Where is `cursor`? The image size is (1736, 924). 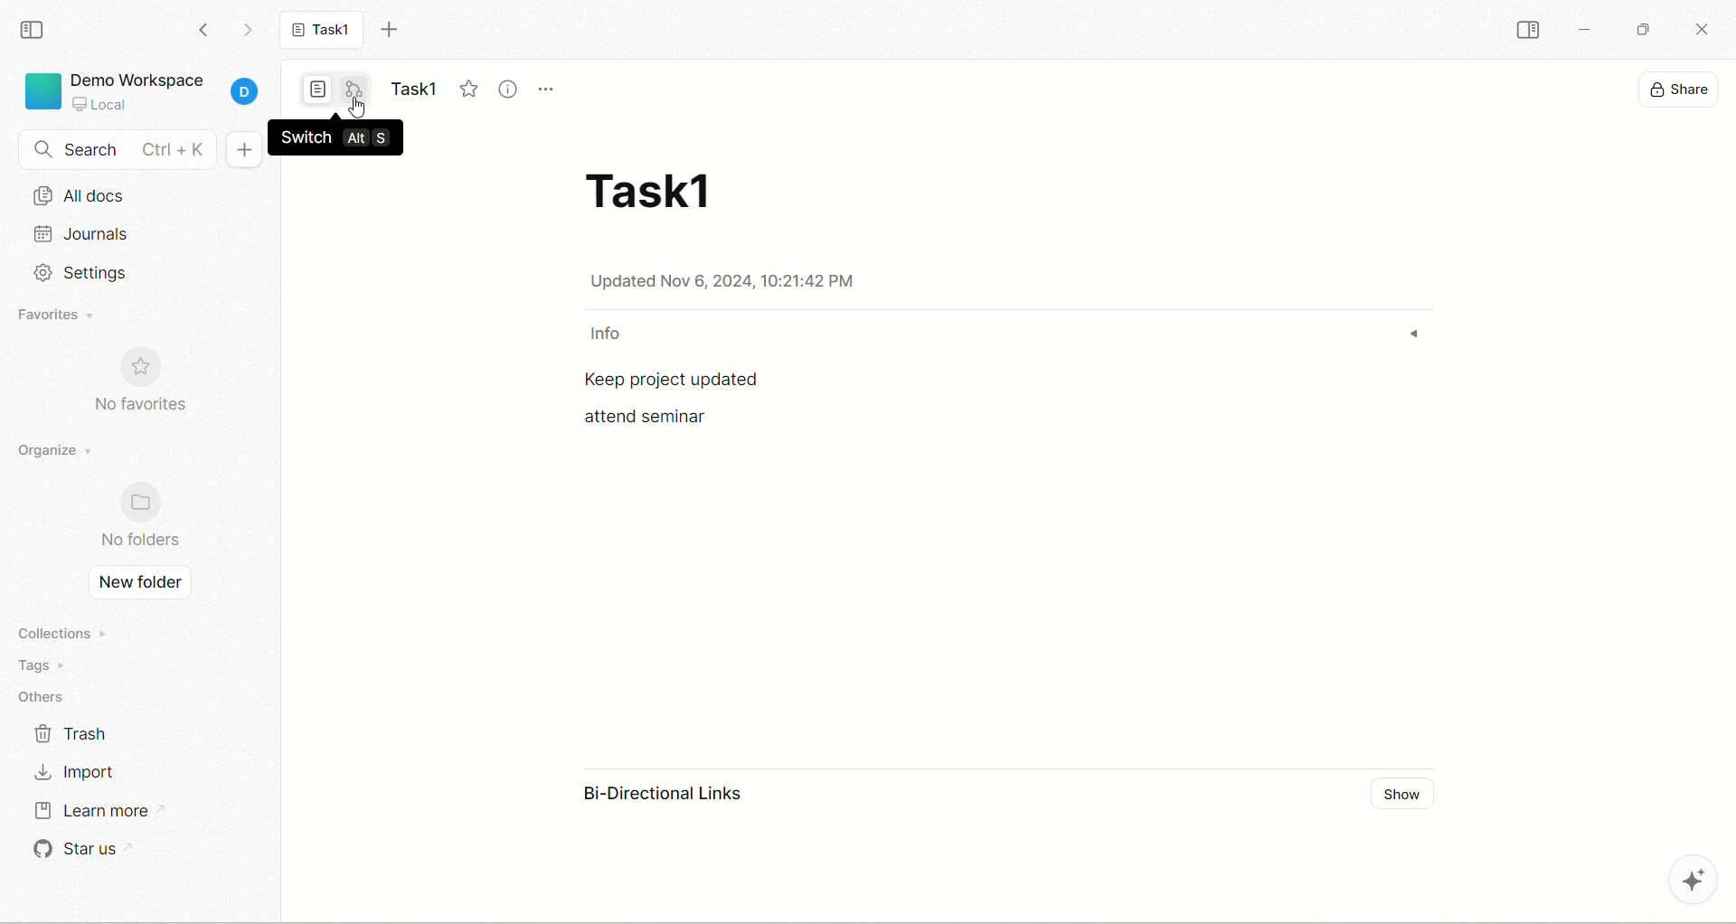 cursor is located at coordinates (357, 107).